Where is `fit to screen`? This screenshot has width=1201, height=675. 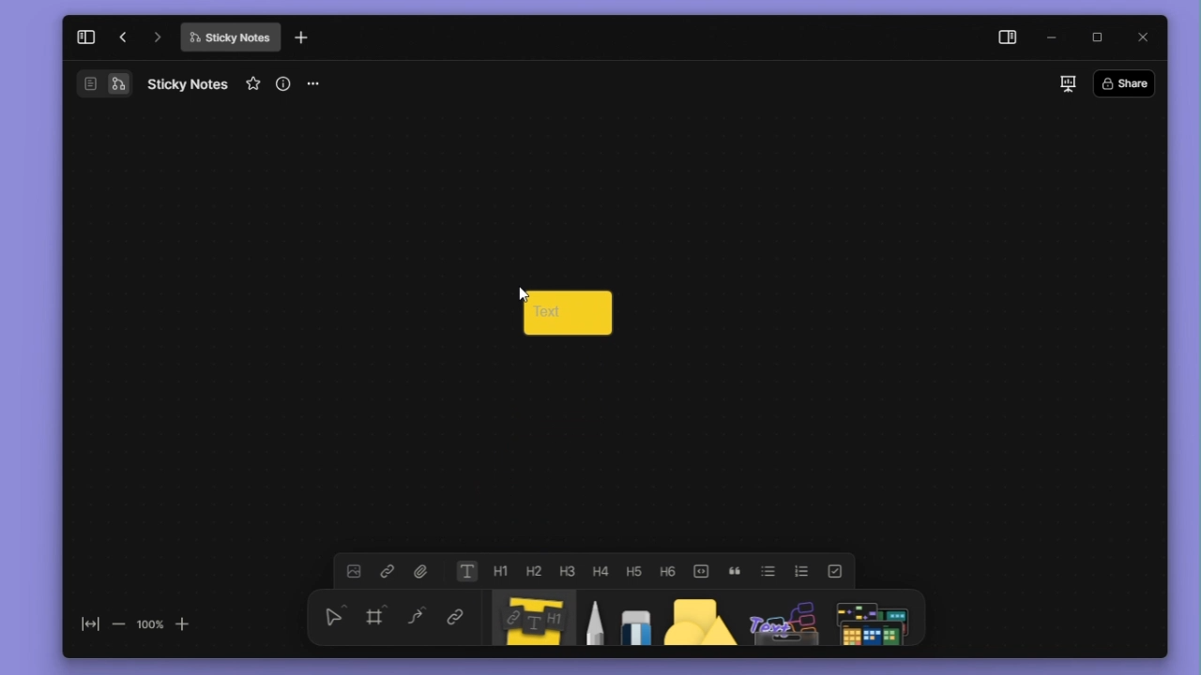 fit to screen is located at coordinates (84, 620).